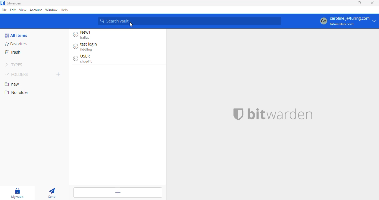 The image size is (379, 200). What do you see at coordinates (17, 92) in the screenshot?
I see `no folder` at bounding box center [17, 92].